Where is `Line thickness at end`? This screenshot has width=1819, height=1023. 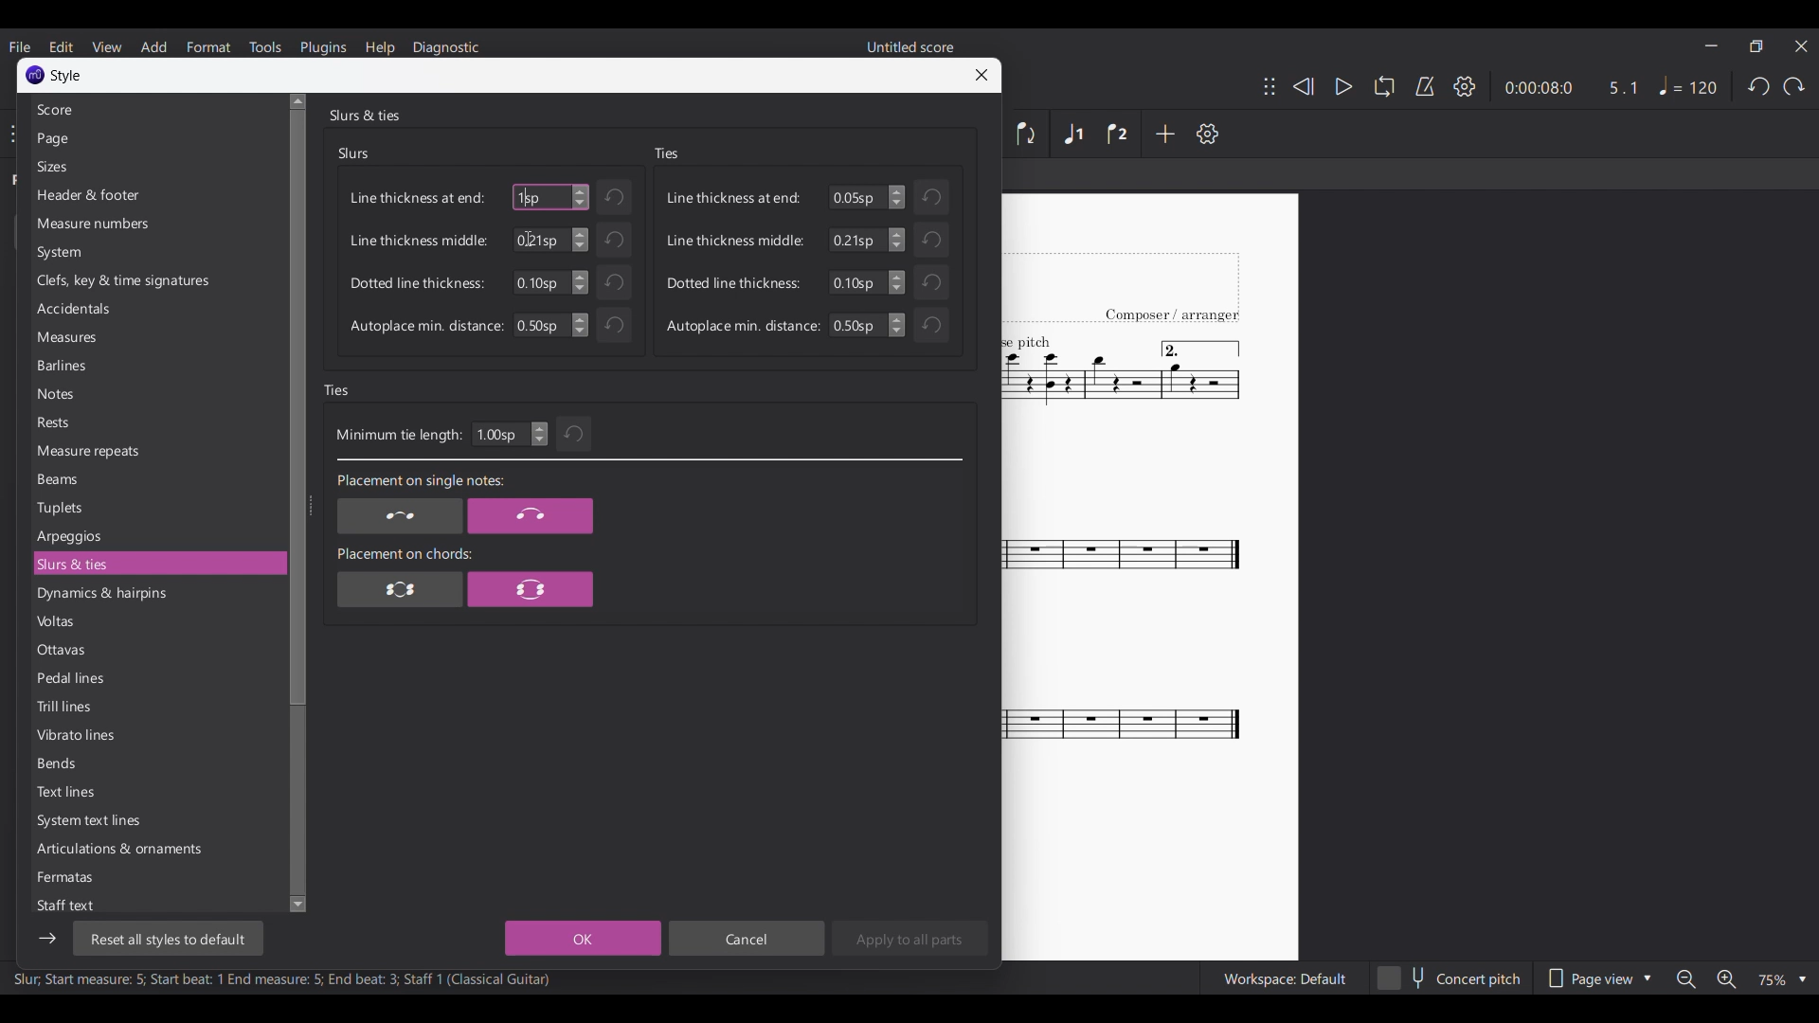 Line thickness at end is located at coordinates (734, 197).